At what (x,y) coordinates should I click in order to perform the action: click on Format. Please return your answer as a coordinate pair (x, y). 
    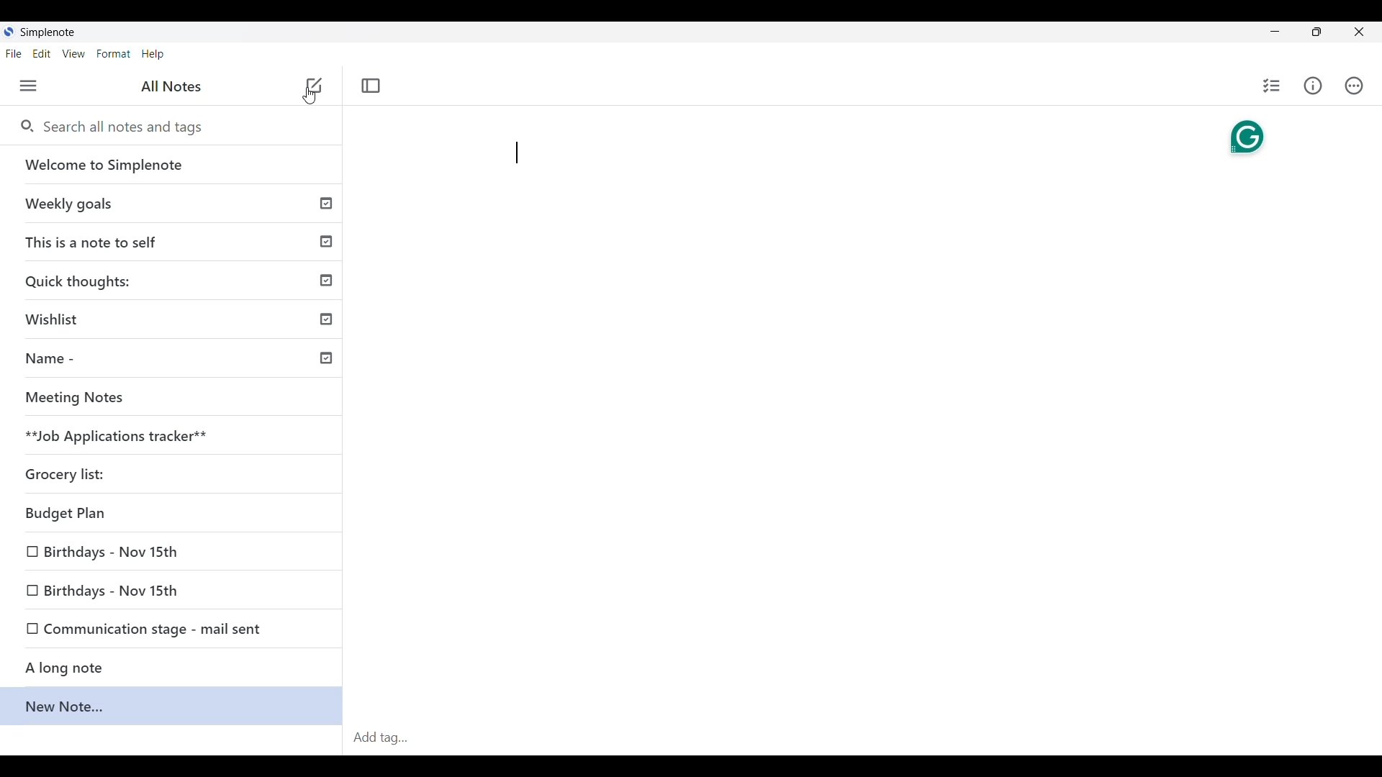
    Looking at the image, I should click on (114, 54).